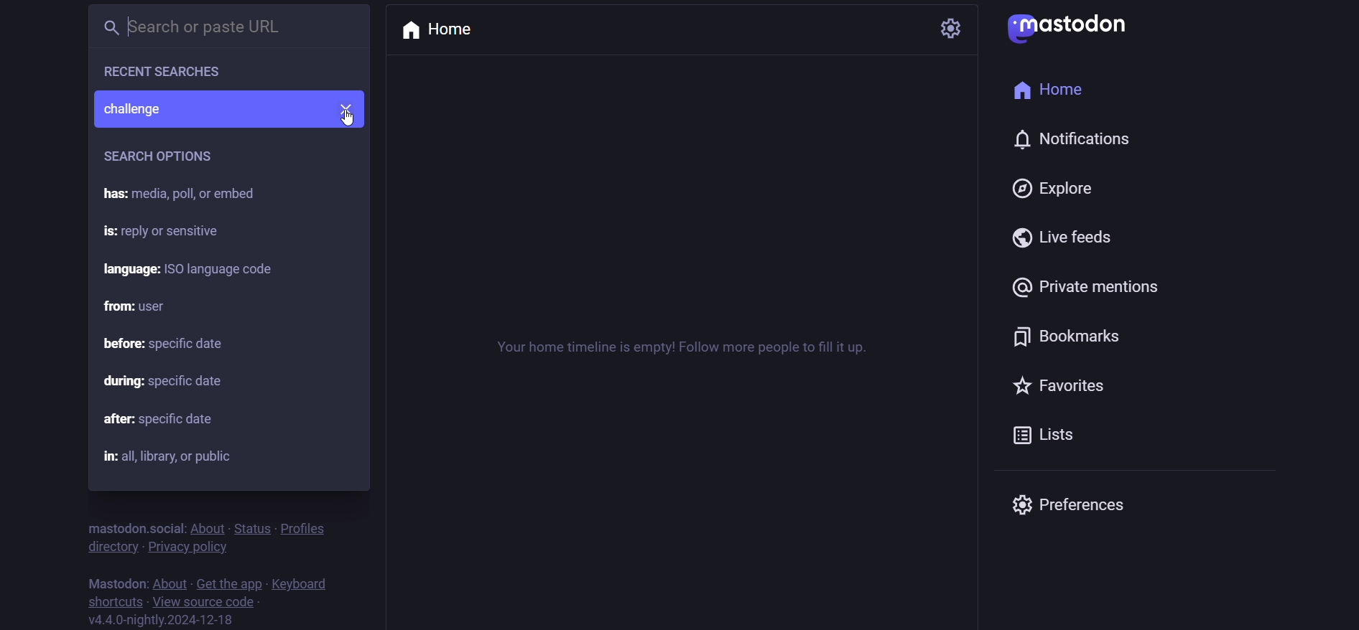 Image resolution: width=1359 pixels, height=630 pixels. Describe the element at coordinates (1048, 433) in the screenshot. I see `list` at that location.